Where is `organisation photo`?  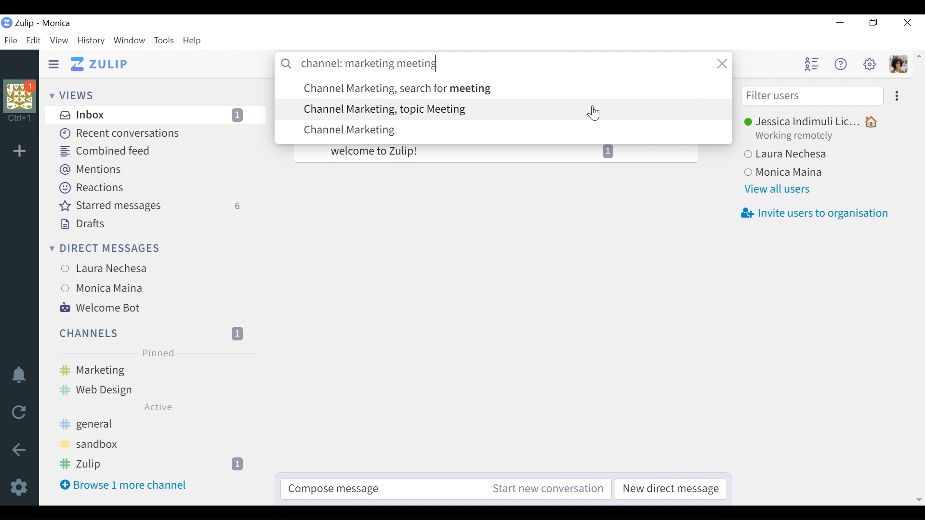
organisation photo is located at coordinates (20, 95).